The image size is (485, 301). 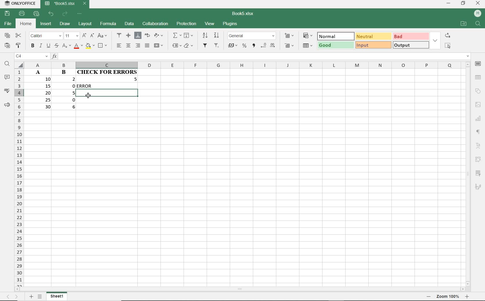 What do you see at coordinates (261, 57) in the screenshot?
I see `INPUT FUNCTION` at bounding box center [261, 57].